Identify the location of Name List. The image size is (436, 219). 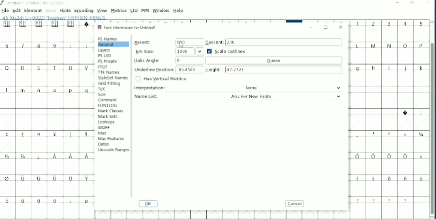
(240, 96).